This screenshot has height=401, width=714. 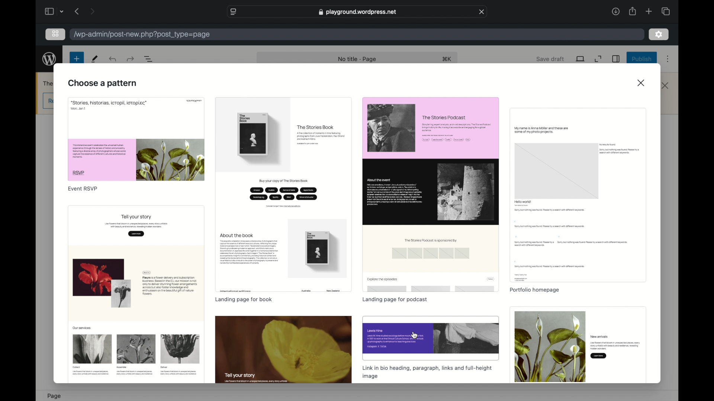 What do you see at coordinates (357, 59) in the screenshot?
I see `no title page` at bounding box center [357, 59].